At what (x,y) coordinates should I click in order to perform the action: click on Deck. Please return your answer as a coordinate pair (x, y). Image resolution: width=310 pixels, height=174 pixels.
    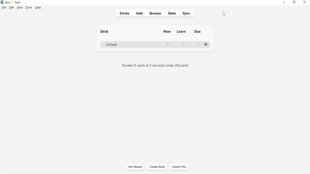
    Looking at the image, I should click on (104, 31).